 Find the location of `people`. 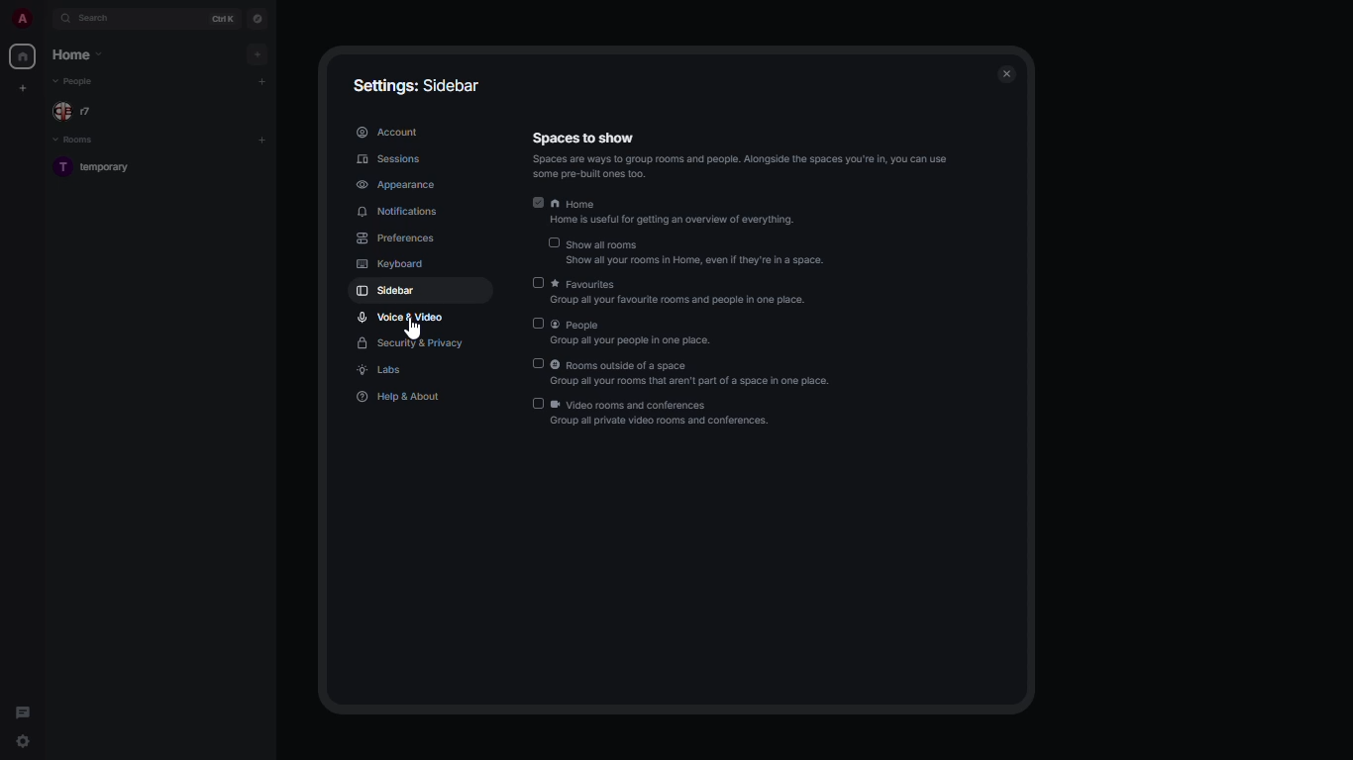

people is located at coordinates (76, 81).